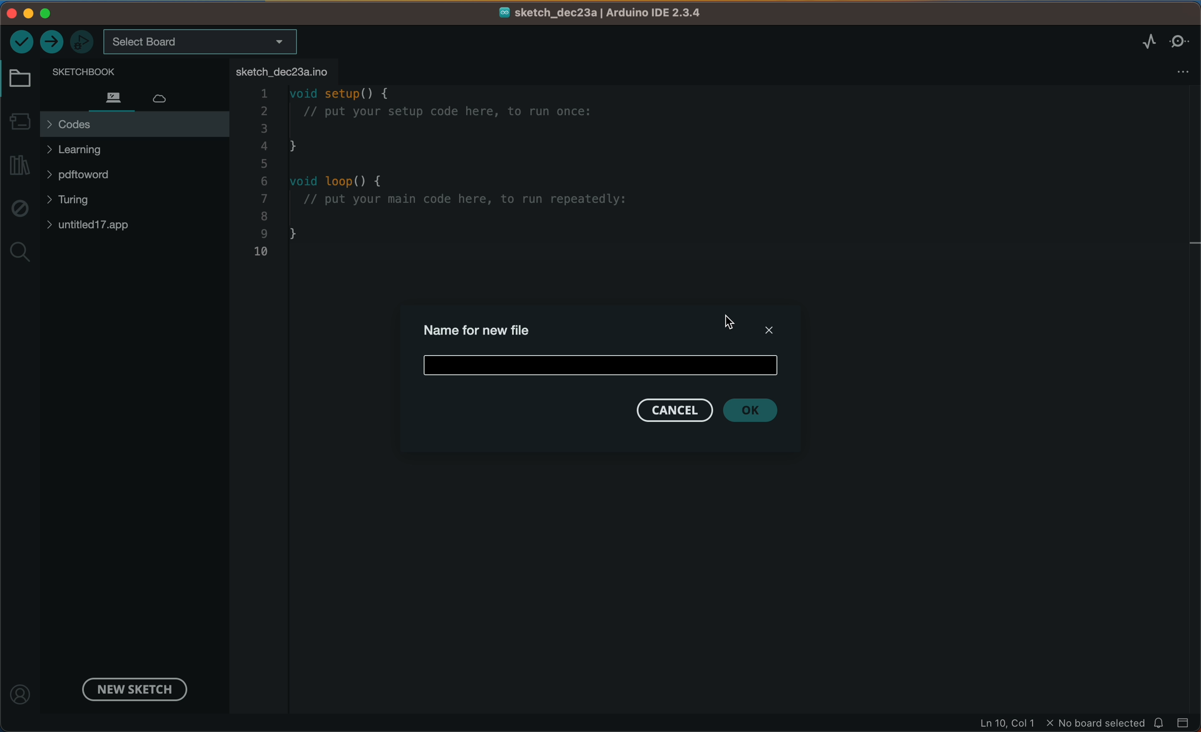  Describe the element at coordinates (601, 13) in the screenshot. I see `file name` at that location.